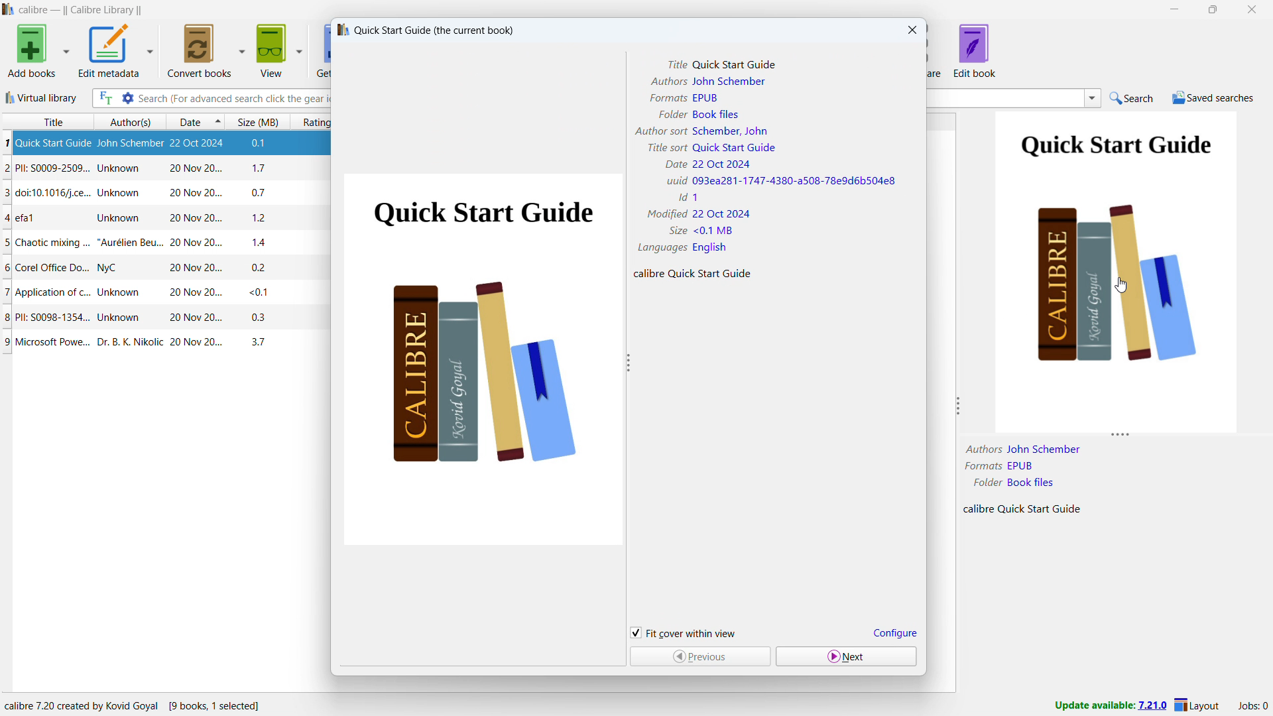 The height and width of the screenshot is (716, 1273). What do you see at coordinates (629, 363) in the screenshot?
I see `resize` at bounding box center [629, 363].